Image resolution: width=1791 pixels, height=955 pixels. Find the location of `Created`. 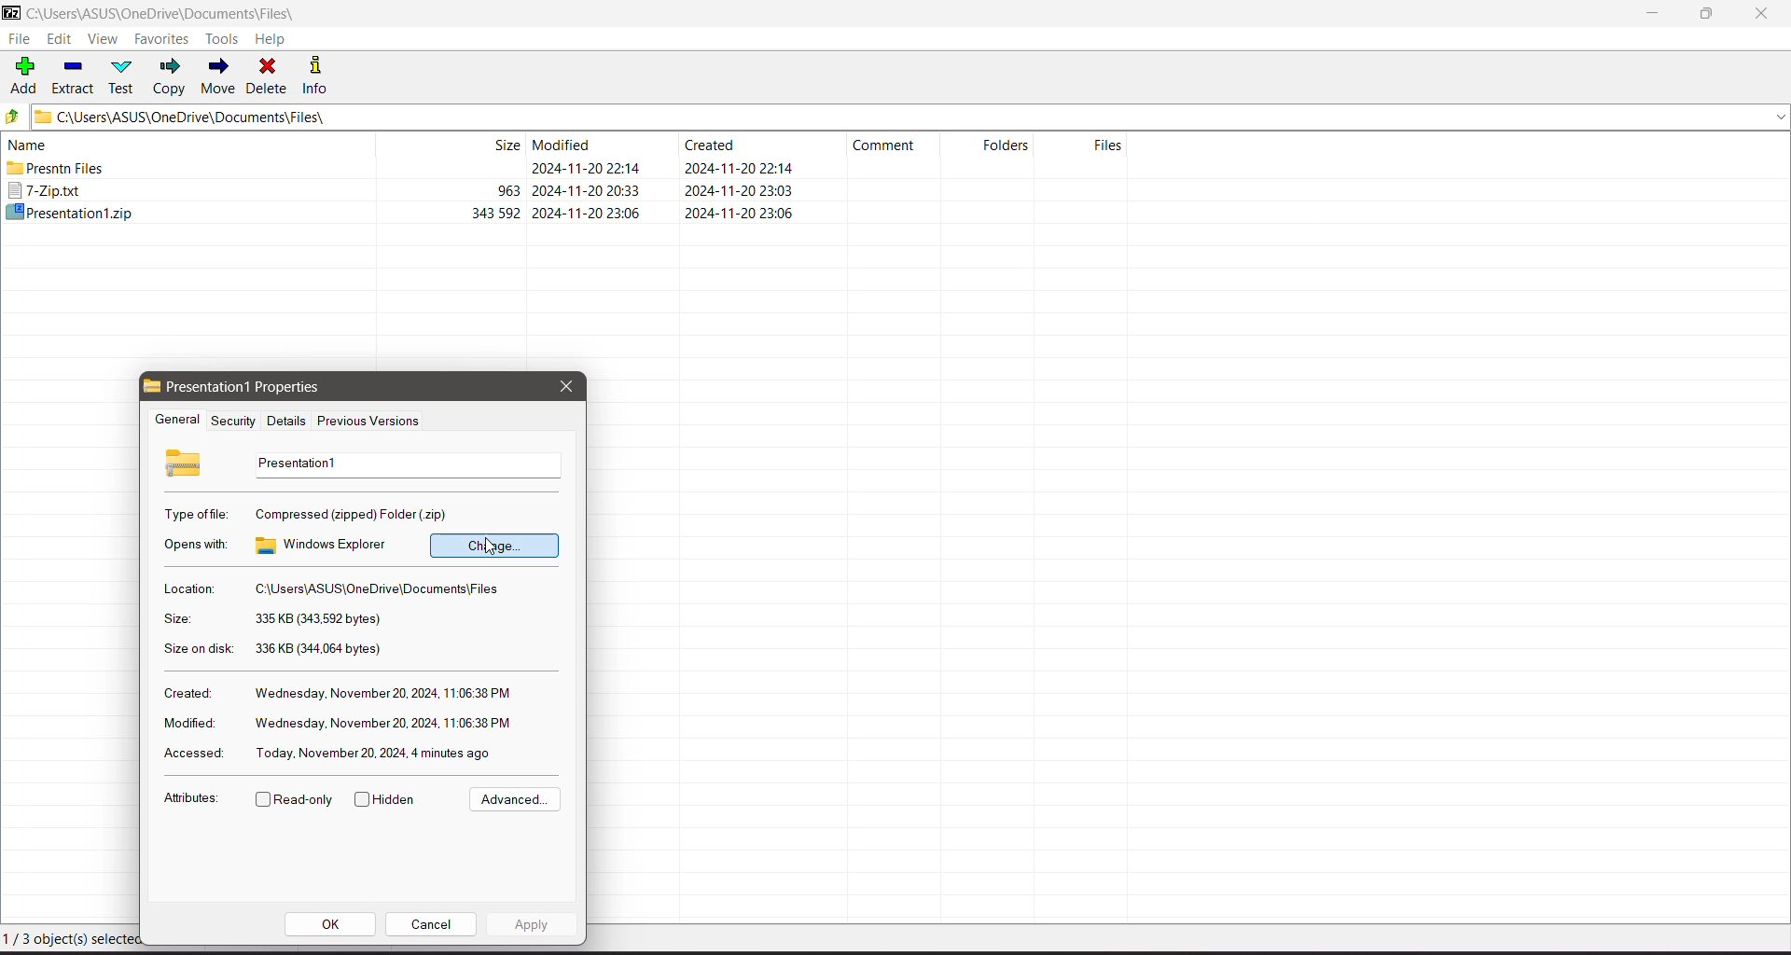

Created is located at coordinates (186, 692).